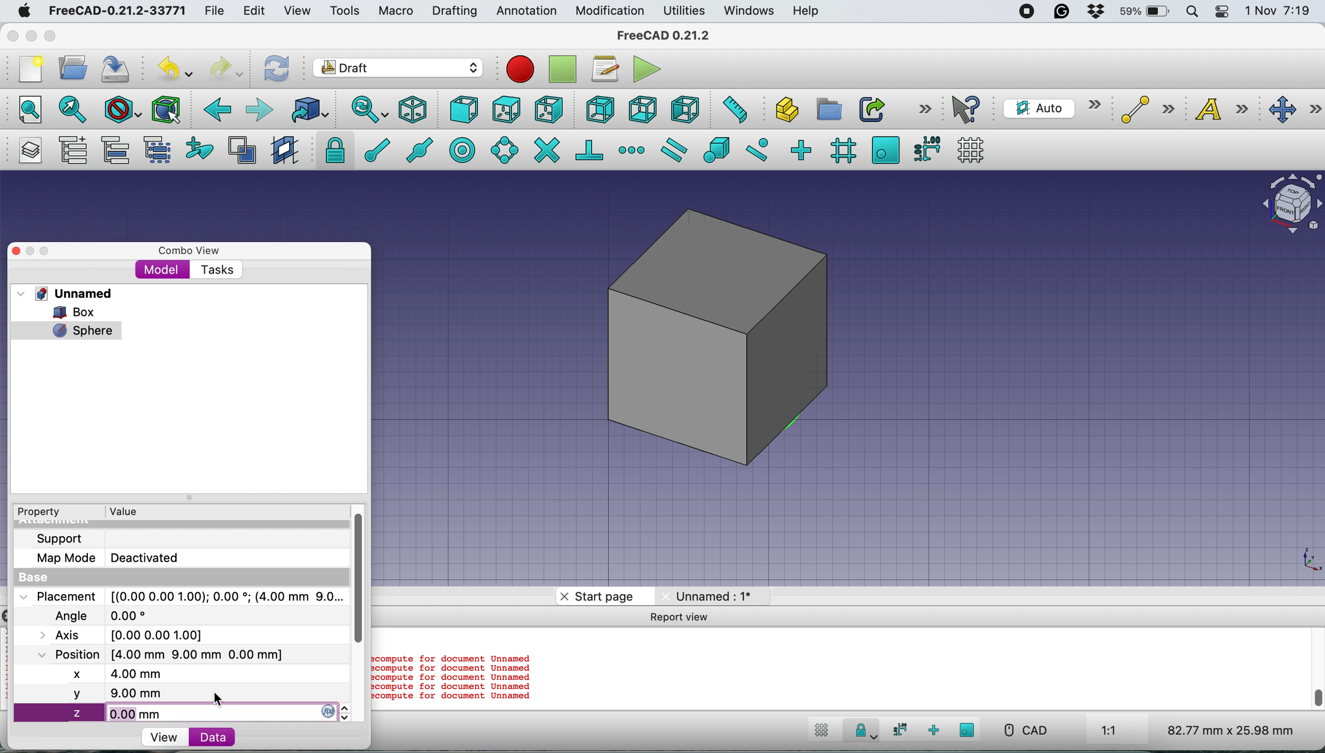 The width and height of the screenshot is (1325, 753). I want to click on grammarly, so click(1062, 11).